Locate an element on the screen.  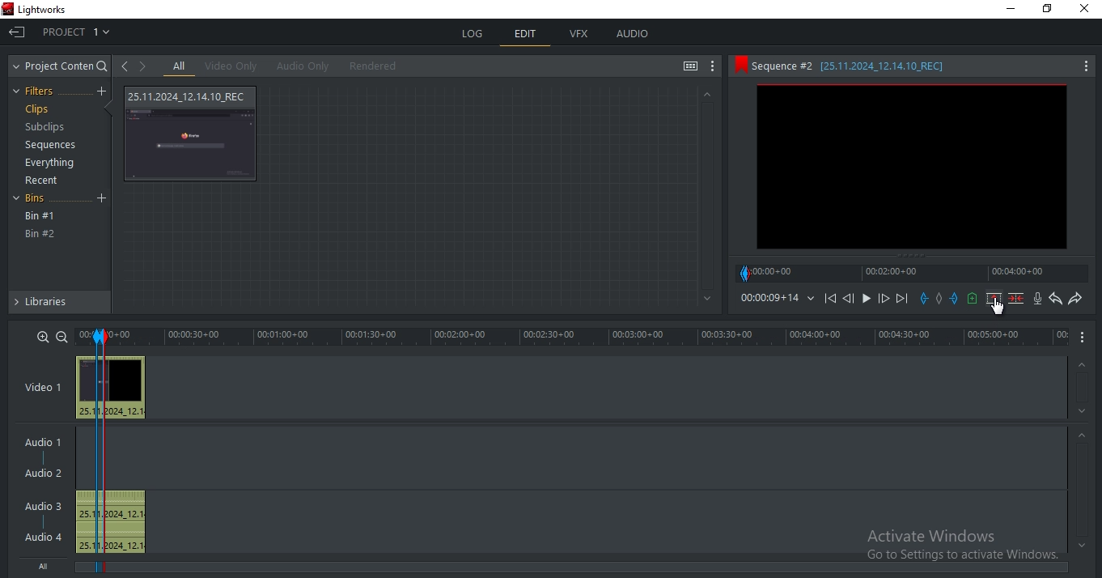
audio is located at coordinates (114, 521).